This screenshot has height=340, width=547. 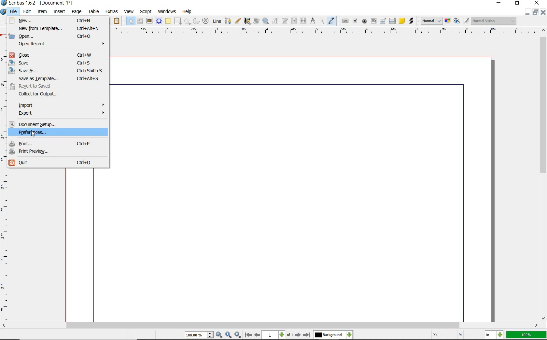 I want to click on spiral, so click(x=206, y=21).